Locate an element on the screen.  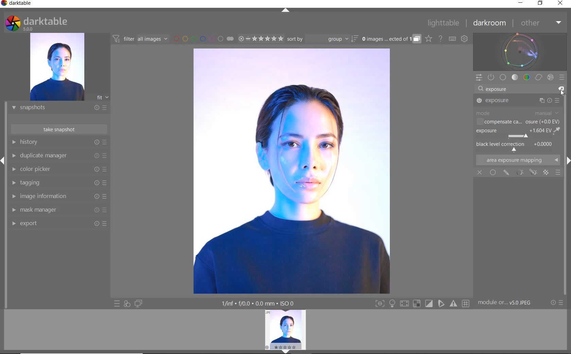
RANGE RATING OF SELECTED IMAGES is located at coordinates (260, 38).